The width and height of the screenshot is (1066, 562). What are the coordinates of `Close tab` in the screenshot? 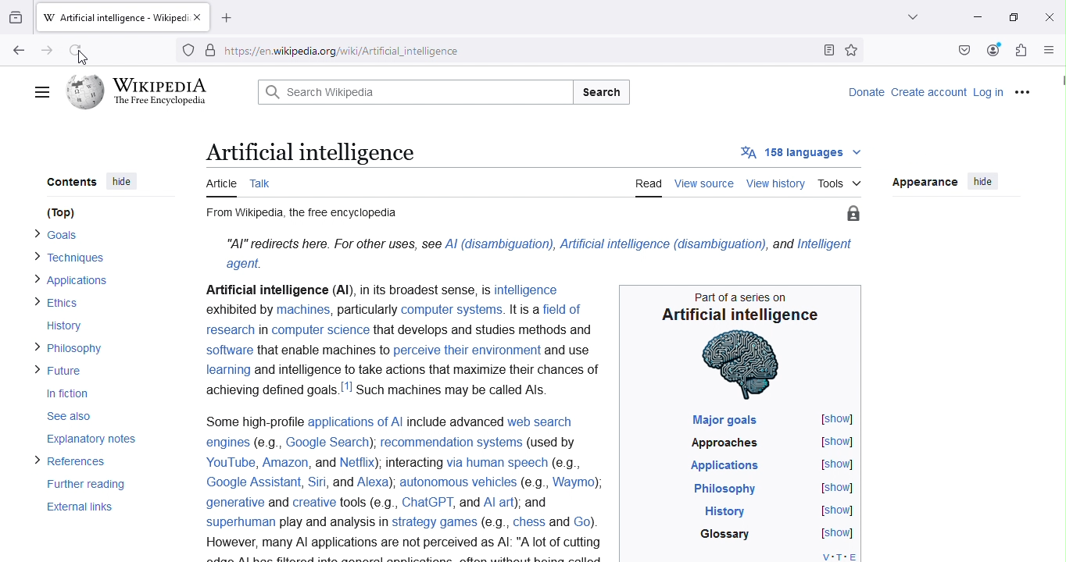 It's located at (199, 18).